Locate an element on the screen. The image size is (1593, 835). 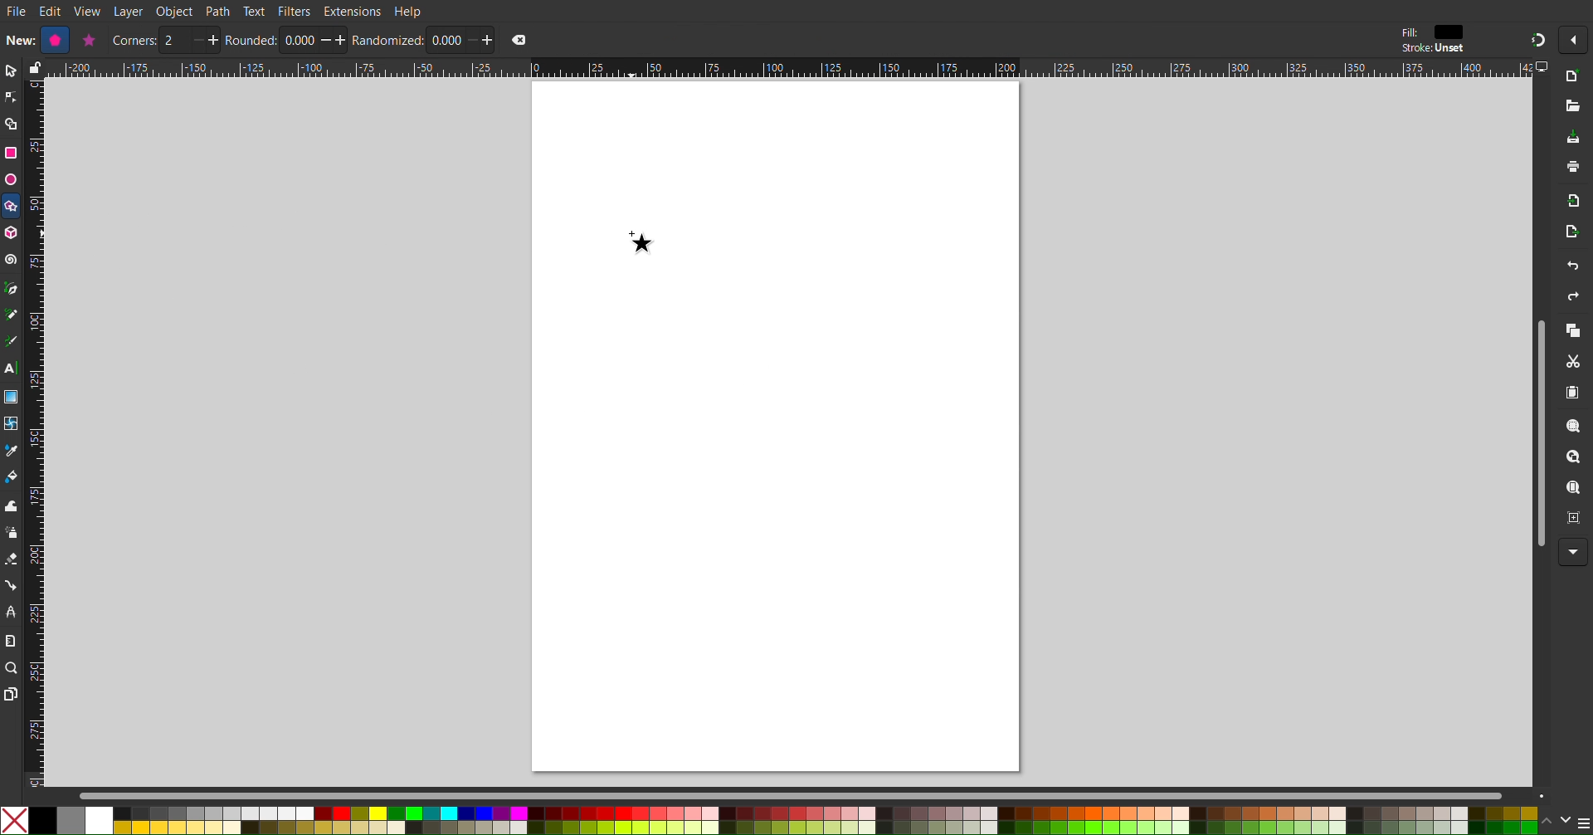
computer icon is located at coordinates (1544, 67).